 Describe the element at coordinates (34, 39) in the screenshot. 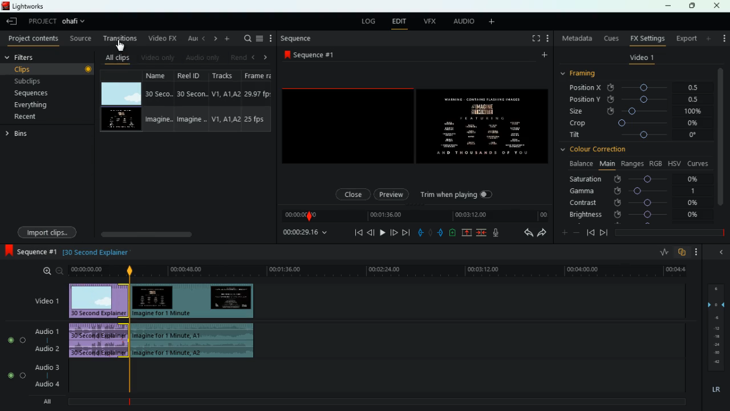

I see `project content` at that location.